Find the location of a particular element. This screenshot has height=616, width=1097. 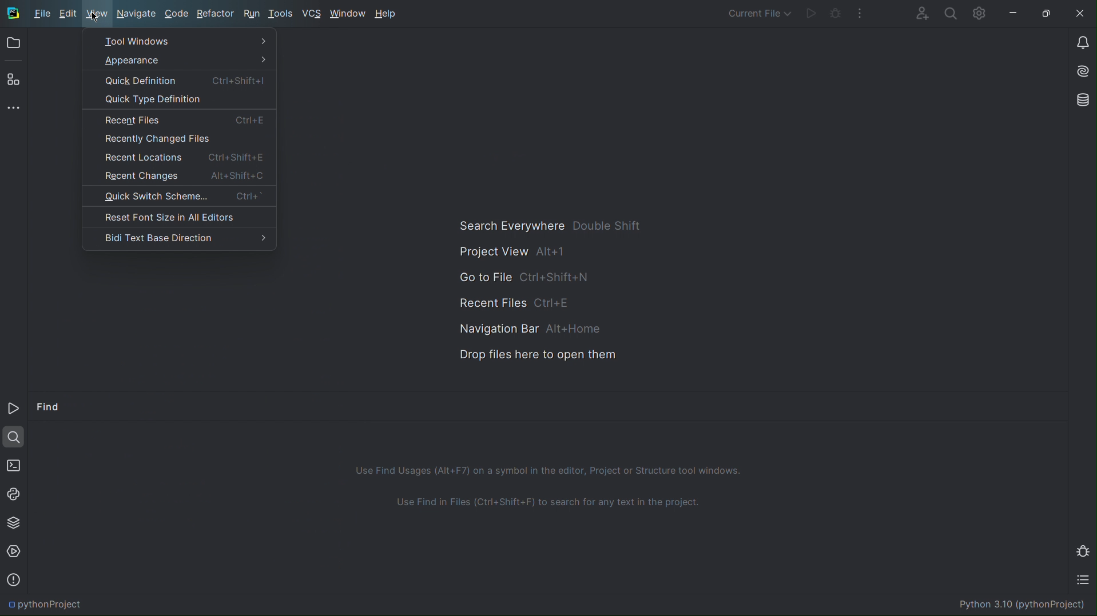

AI Assistant is located at coordinates (1080, 73).